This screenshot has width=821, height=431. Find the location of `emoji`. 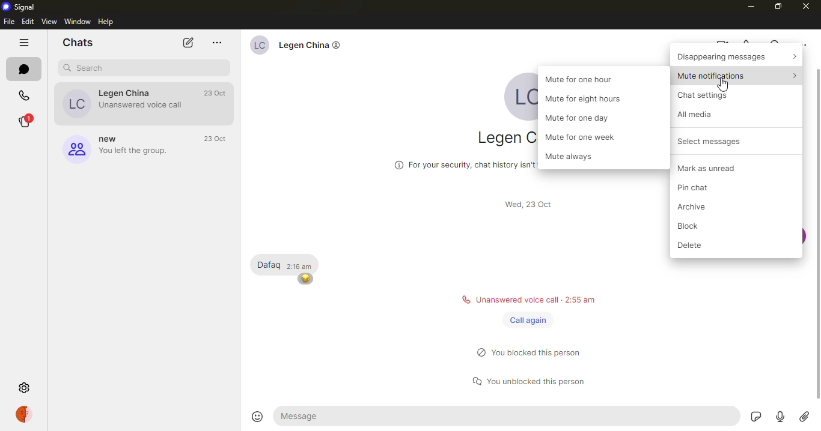

emoji is located at coordinates (258, 416).